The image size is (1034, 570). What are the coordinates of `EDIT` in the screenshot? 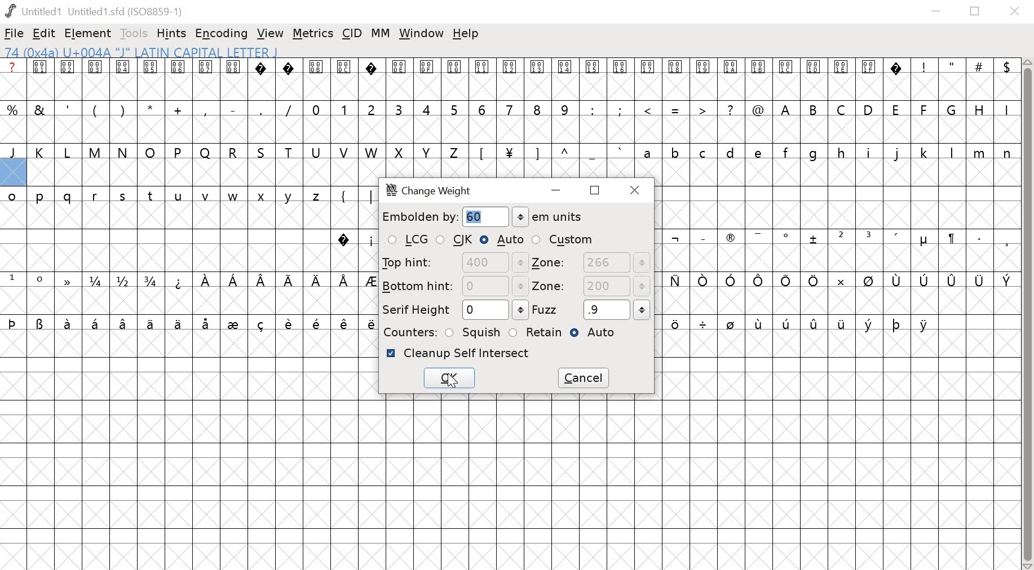 It's located at (45, 34).